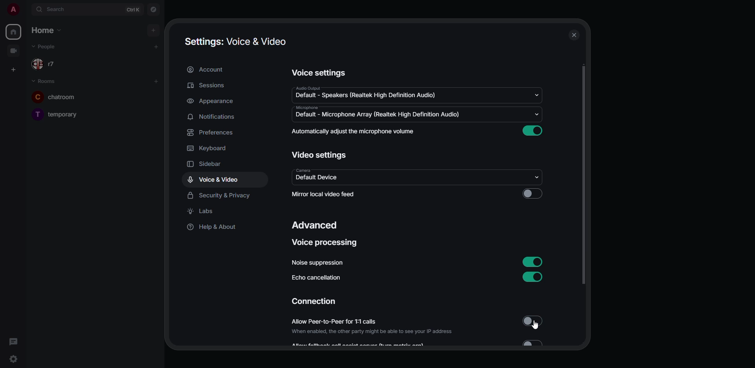 The height and width of the screenshot is (368, 755). What do you see at coordinates (535, 179) in the screenshot?
I see `drop down` at bounding box center [535, 179].